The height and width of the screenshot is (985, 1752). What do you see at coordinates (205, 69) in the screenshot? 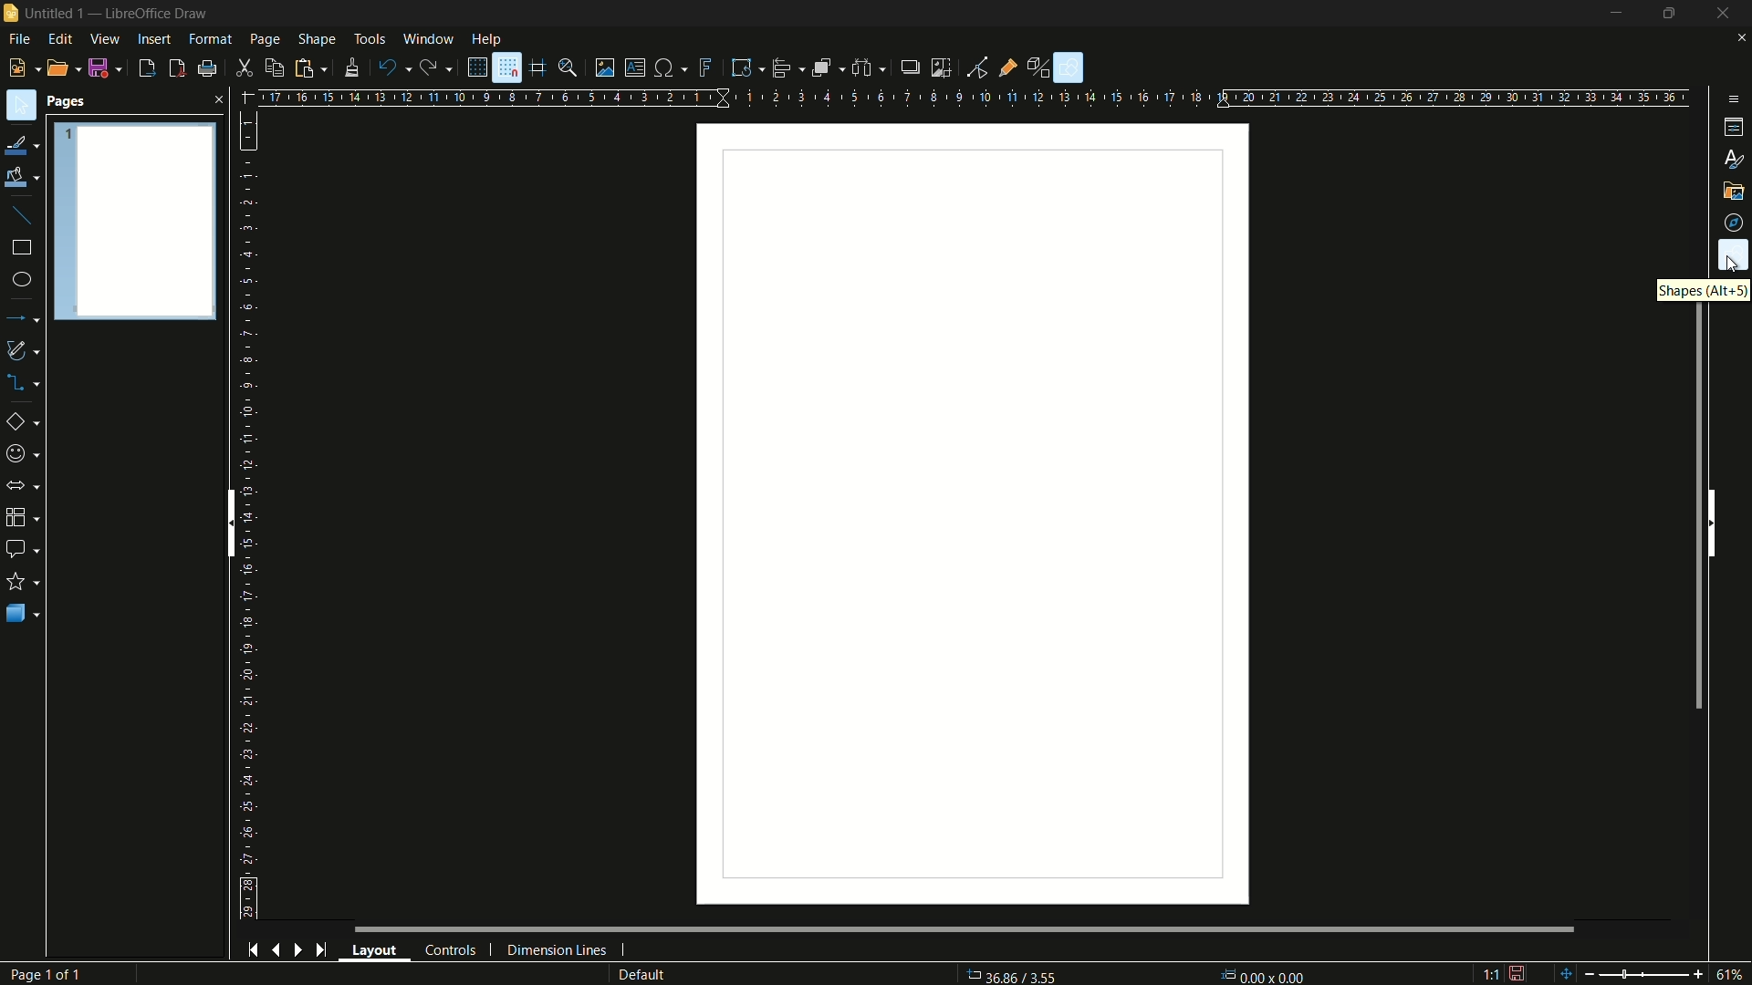
I see `print` at bounding box center [205, 69].